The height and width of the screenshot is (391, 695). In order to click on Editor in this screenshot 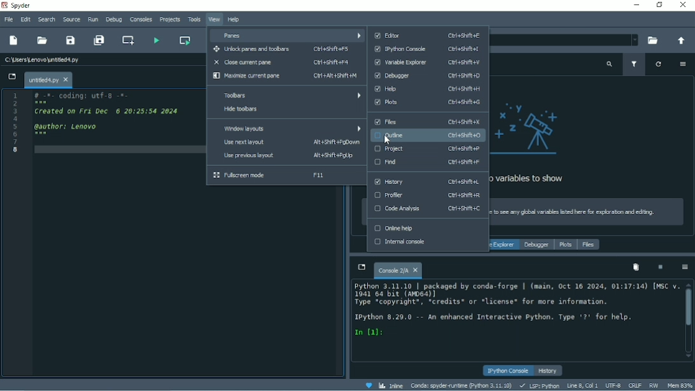, I will do `click(427, 35)`.